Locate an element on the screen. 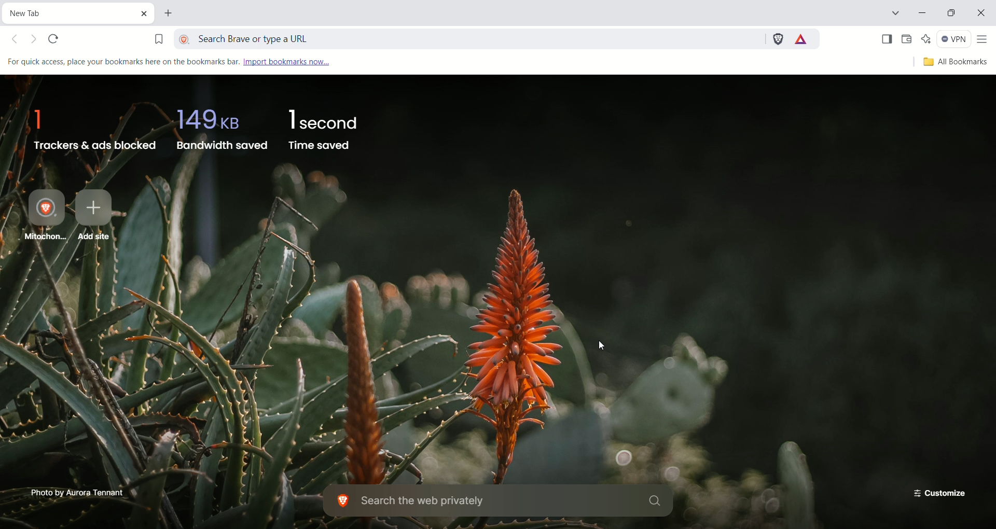  Click to go forward, hold to see history is located at coordinates (35, 41).